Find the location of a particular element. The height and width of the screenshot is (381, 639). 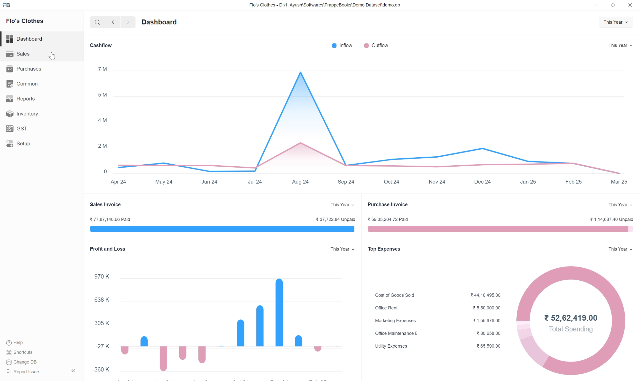

Flo's Clothes is located at coordinates (23, 20).